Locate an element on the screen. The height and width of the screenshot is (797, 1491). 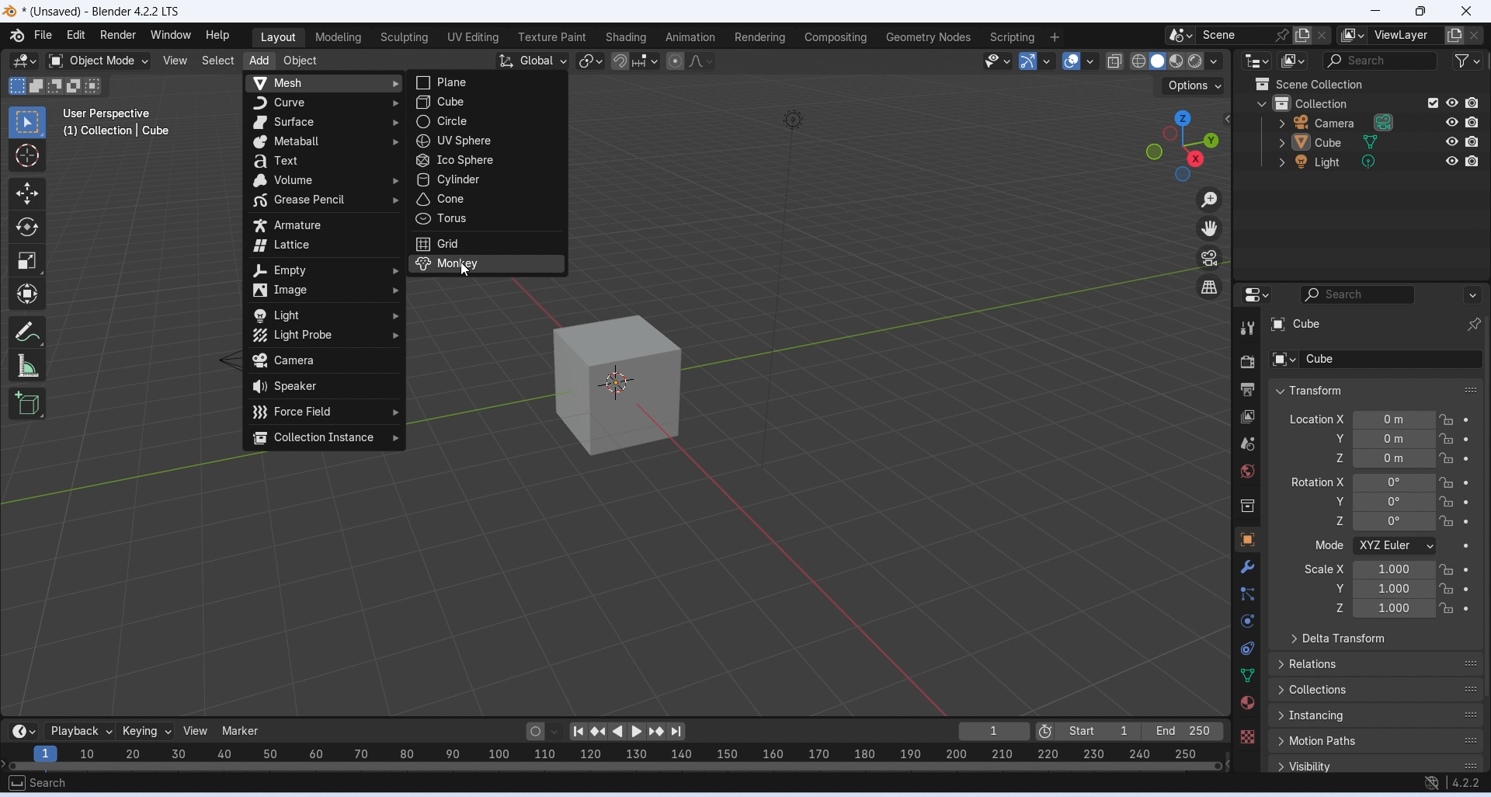
force field is located at coordinates (326, 410).